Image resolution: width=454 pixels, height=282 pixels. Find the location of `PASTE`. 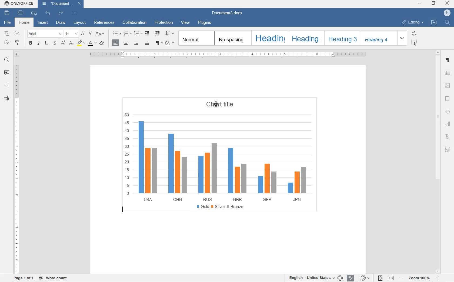

PASTE is located at coordinates (7, 43).